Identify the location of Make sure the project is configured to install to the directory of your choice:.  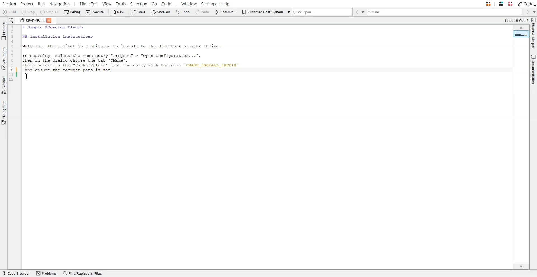
(128, 47).